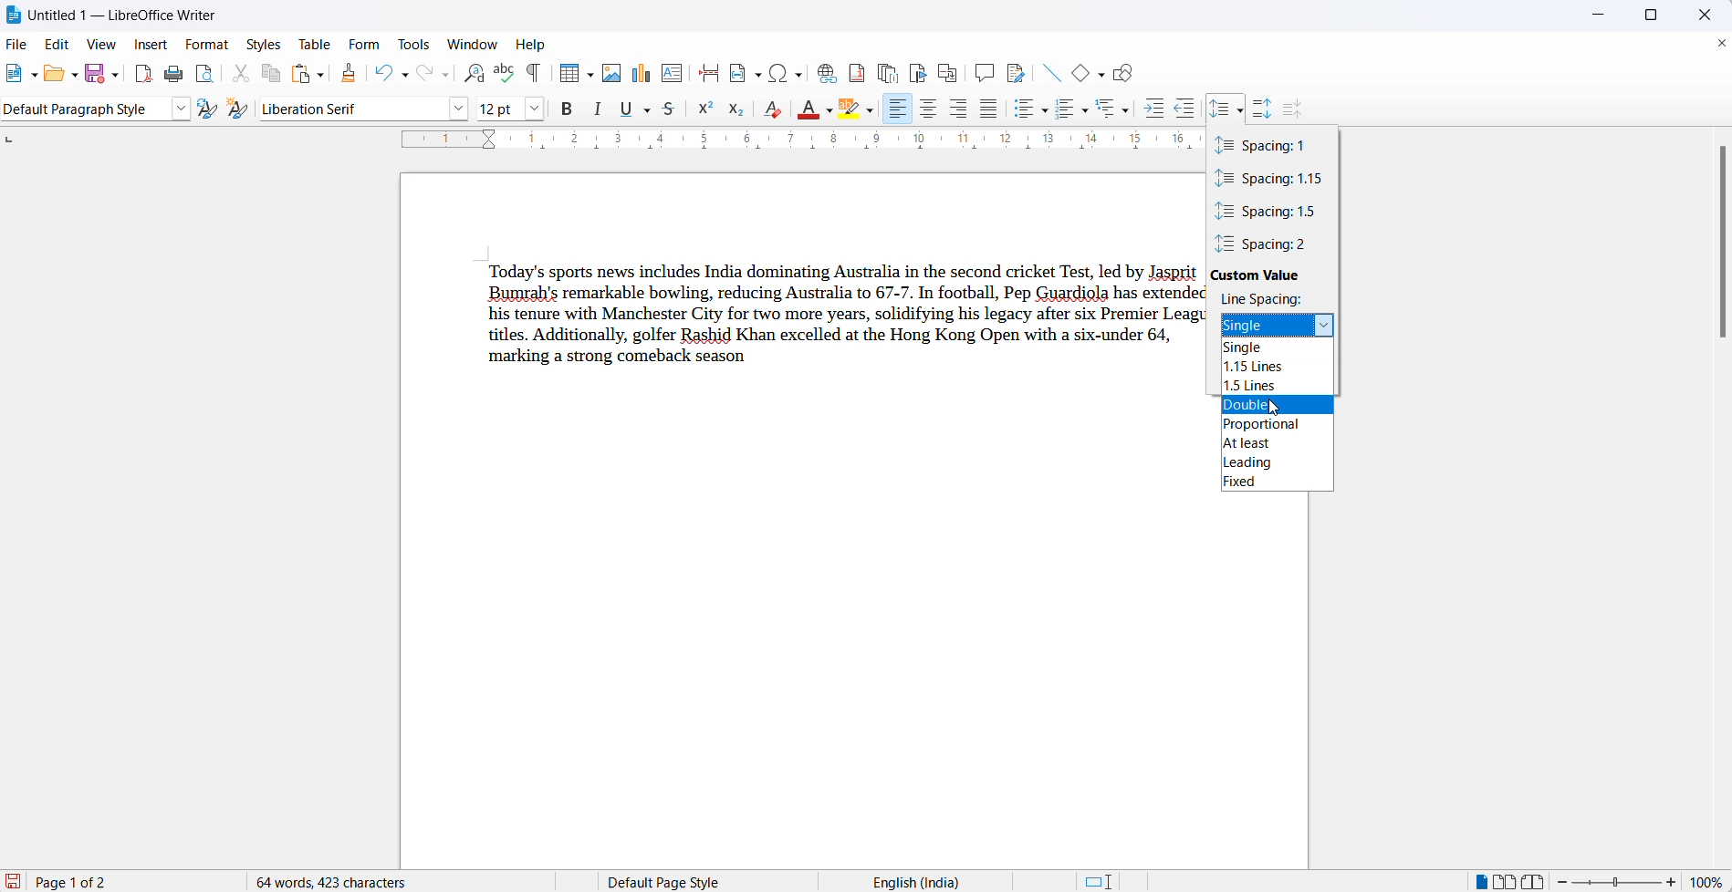  I want to click on double, so click(1274, 407).